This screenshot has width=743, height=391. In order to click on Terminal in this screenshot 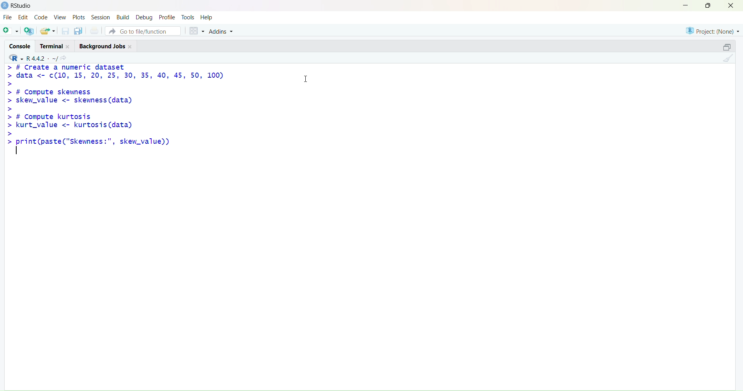, I will do `click(57, 46)`.